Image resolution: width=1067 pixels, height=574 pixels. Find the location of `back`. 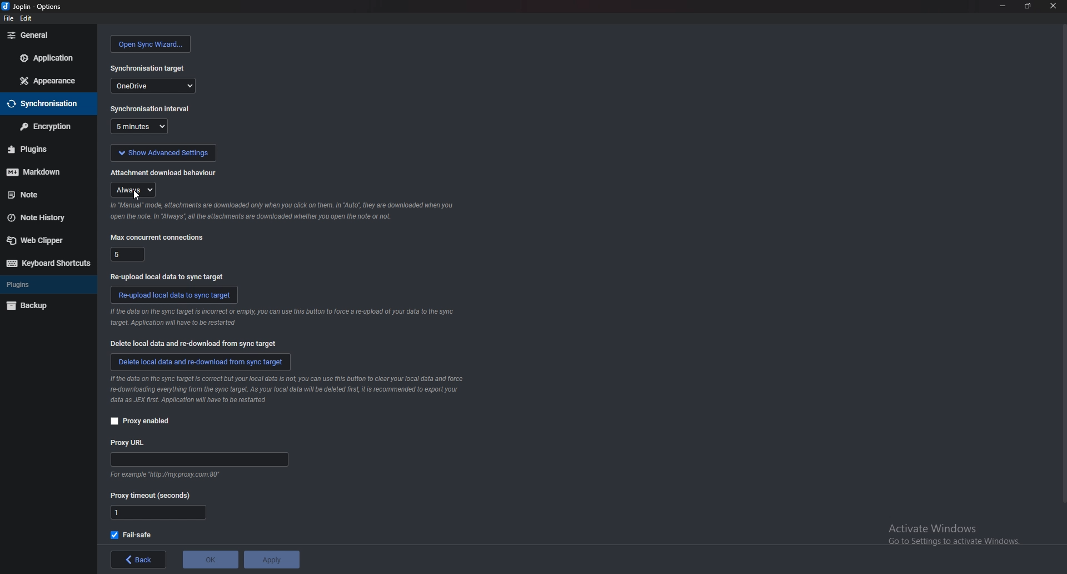

back is located at coordinates (138, 560).